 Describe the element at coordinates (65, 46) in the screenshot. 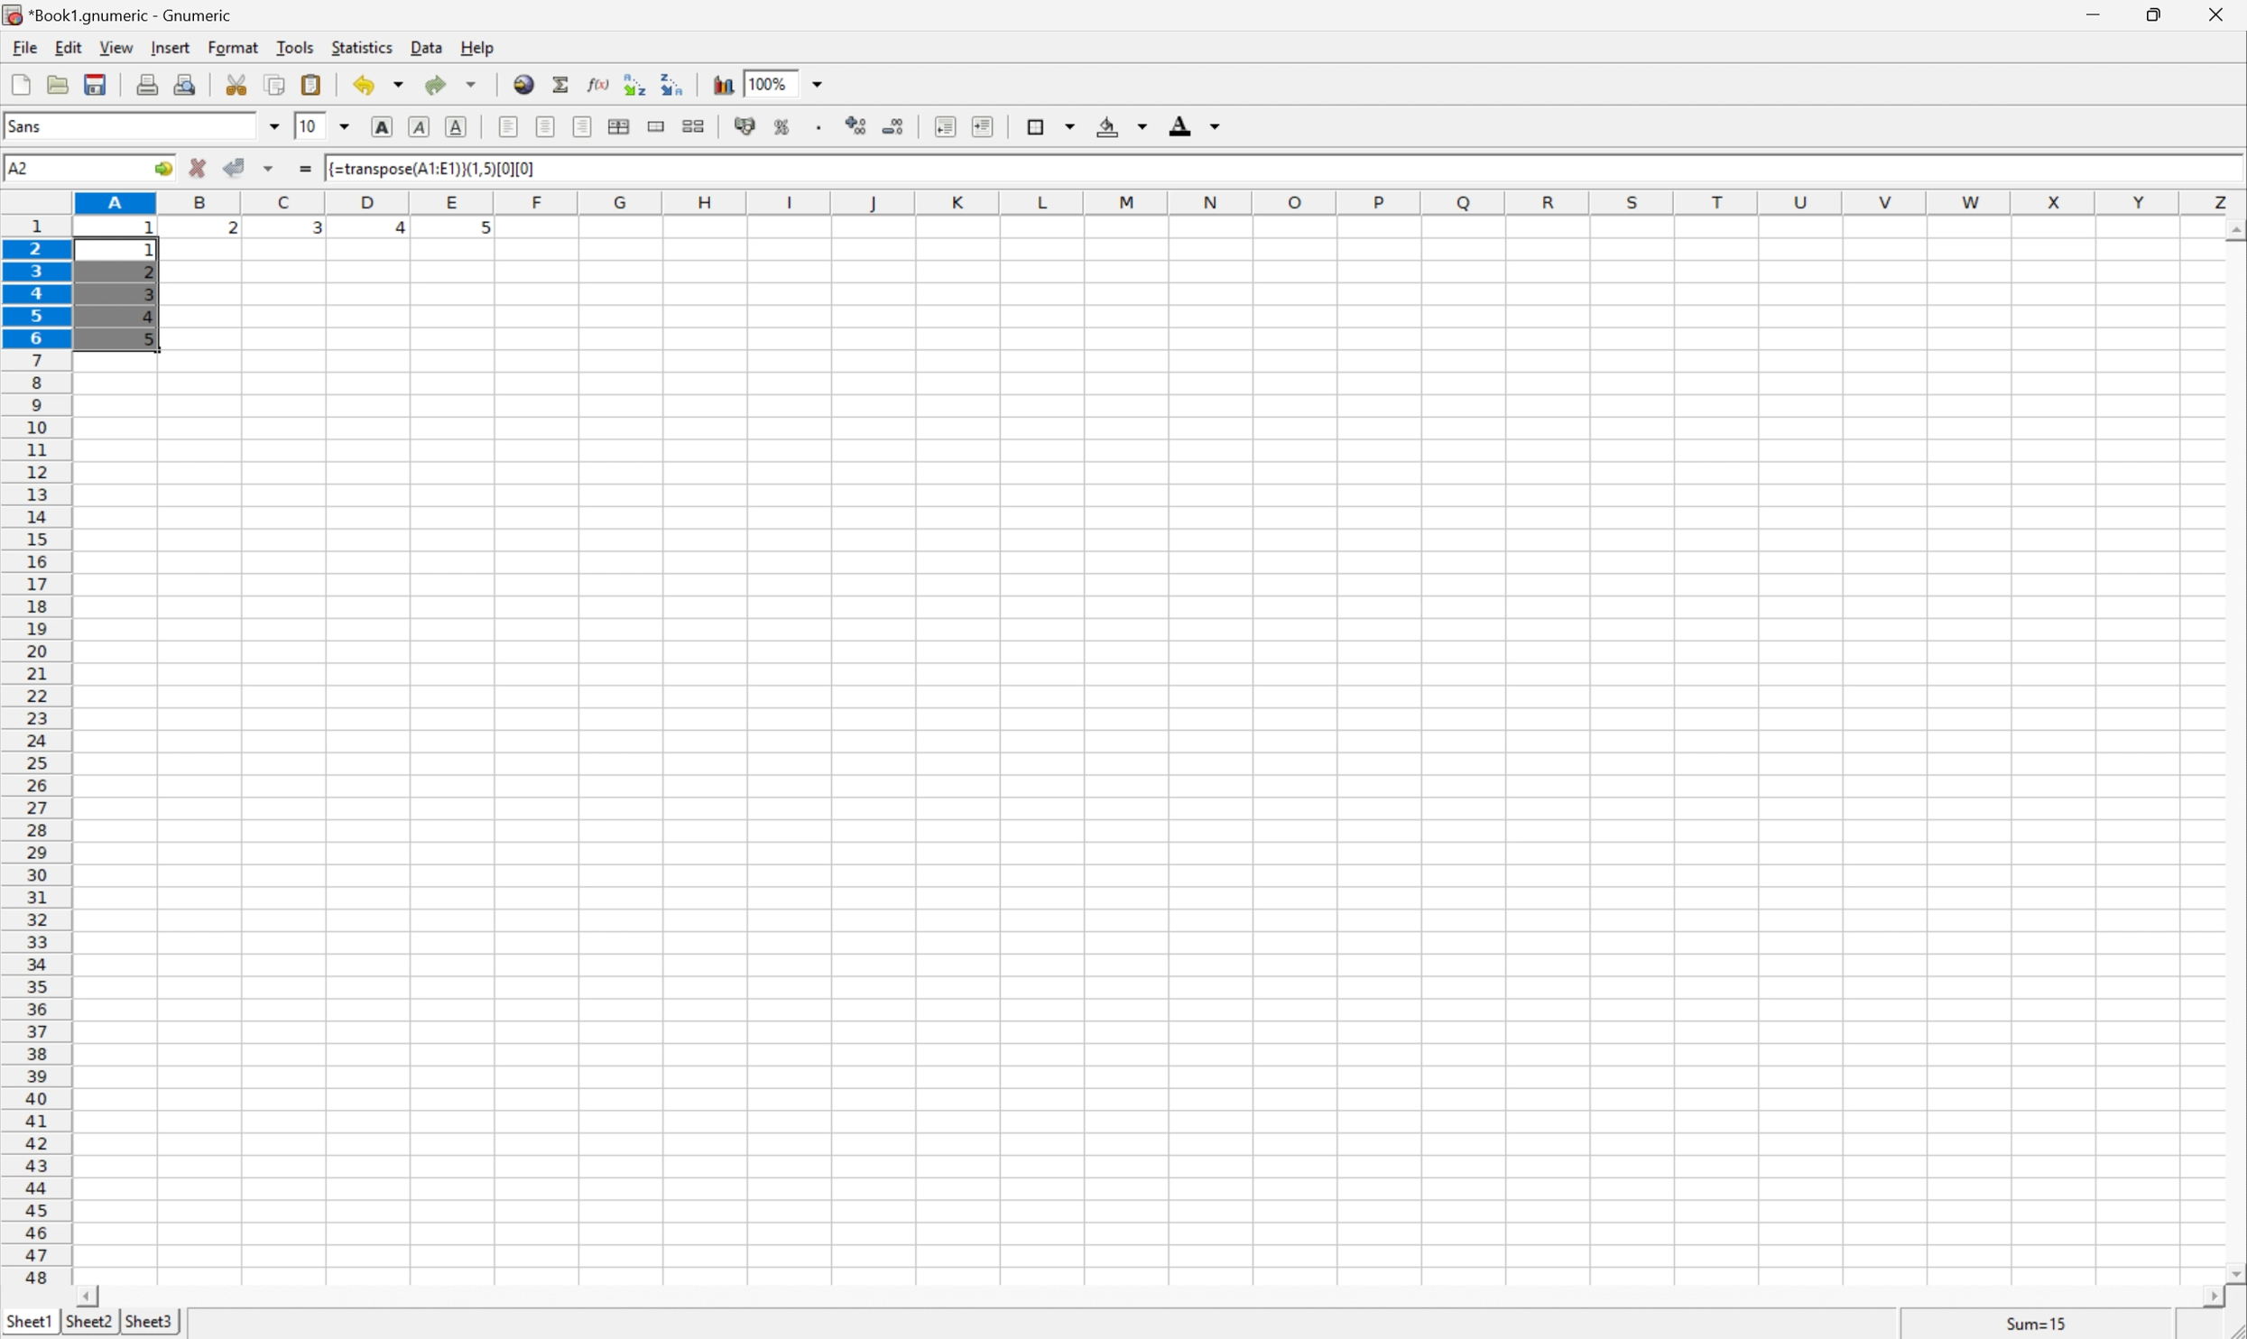

I see `edit` at that location.